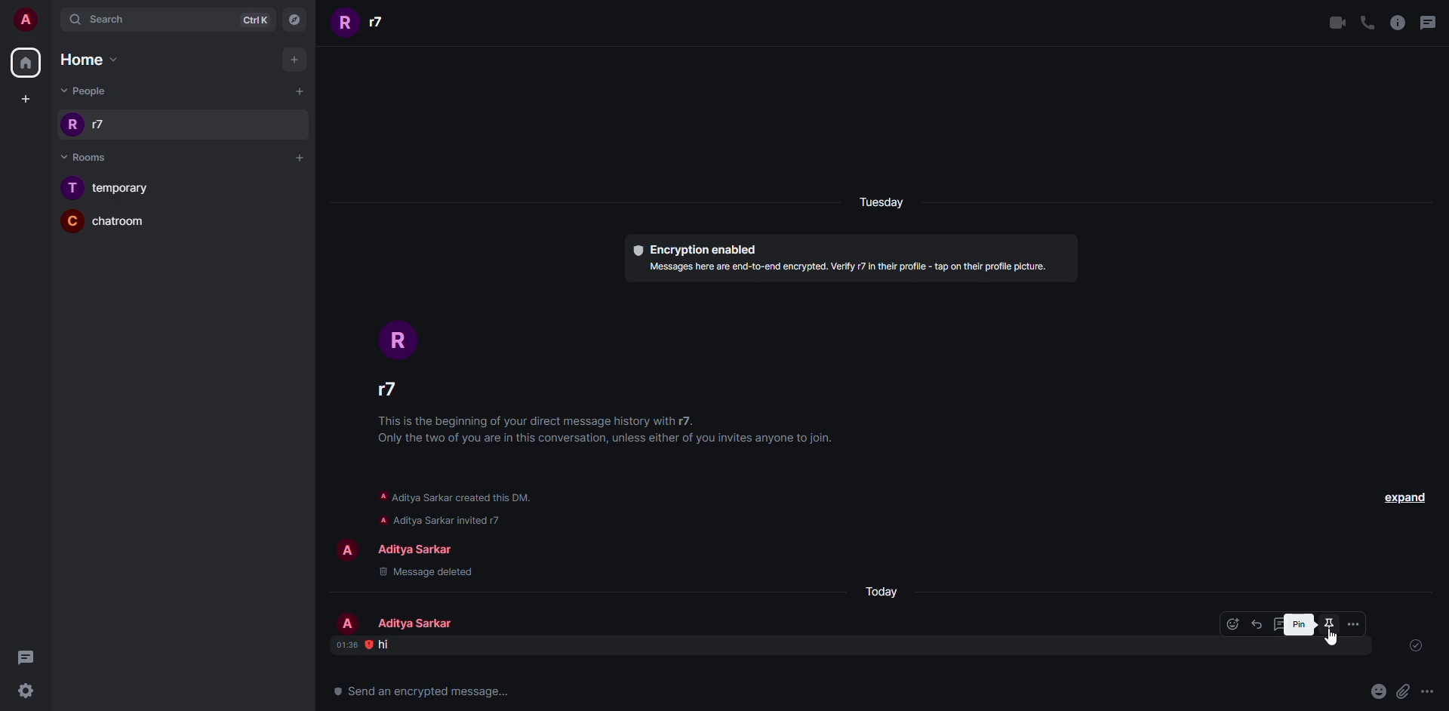 Image resolution: width=1449 pixels, height=711 pixels. What do you see at coordinates (888, 589) in the screenshot?
I see `day` at bounding box center [888, 589].